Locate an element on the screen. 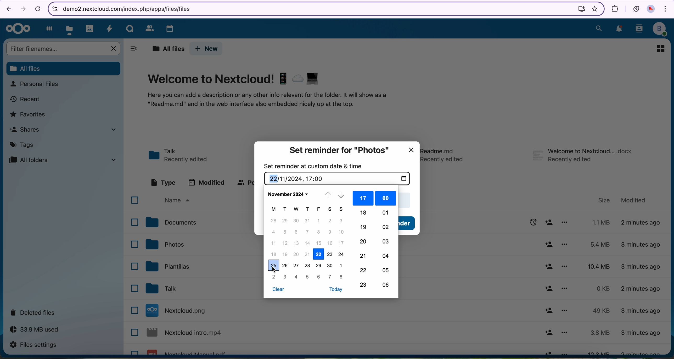 The height and width of the screenshot is (359, 674). 18 is located at coordinates (363, 212).